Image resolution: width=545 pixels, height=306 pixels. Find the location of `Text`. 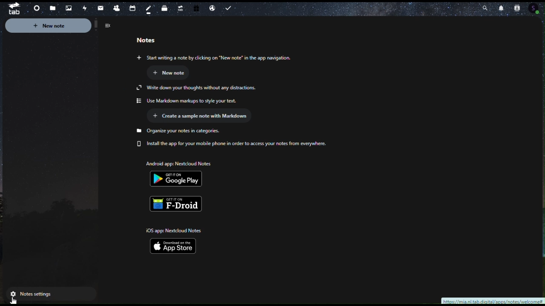

Text is located at coordinates (245, 139).